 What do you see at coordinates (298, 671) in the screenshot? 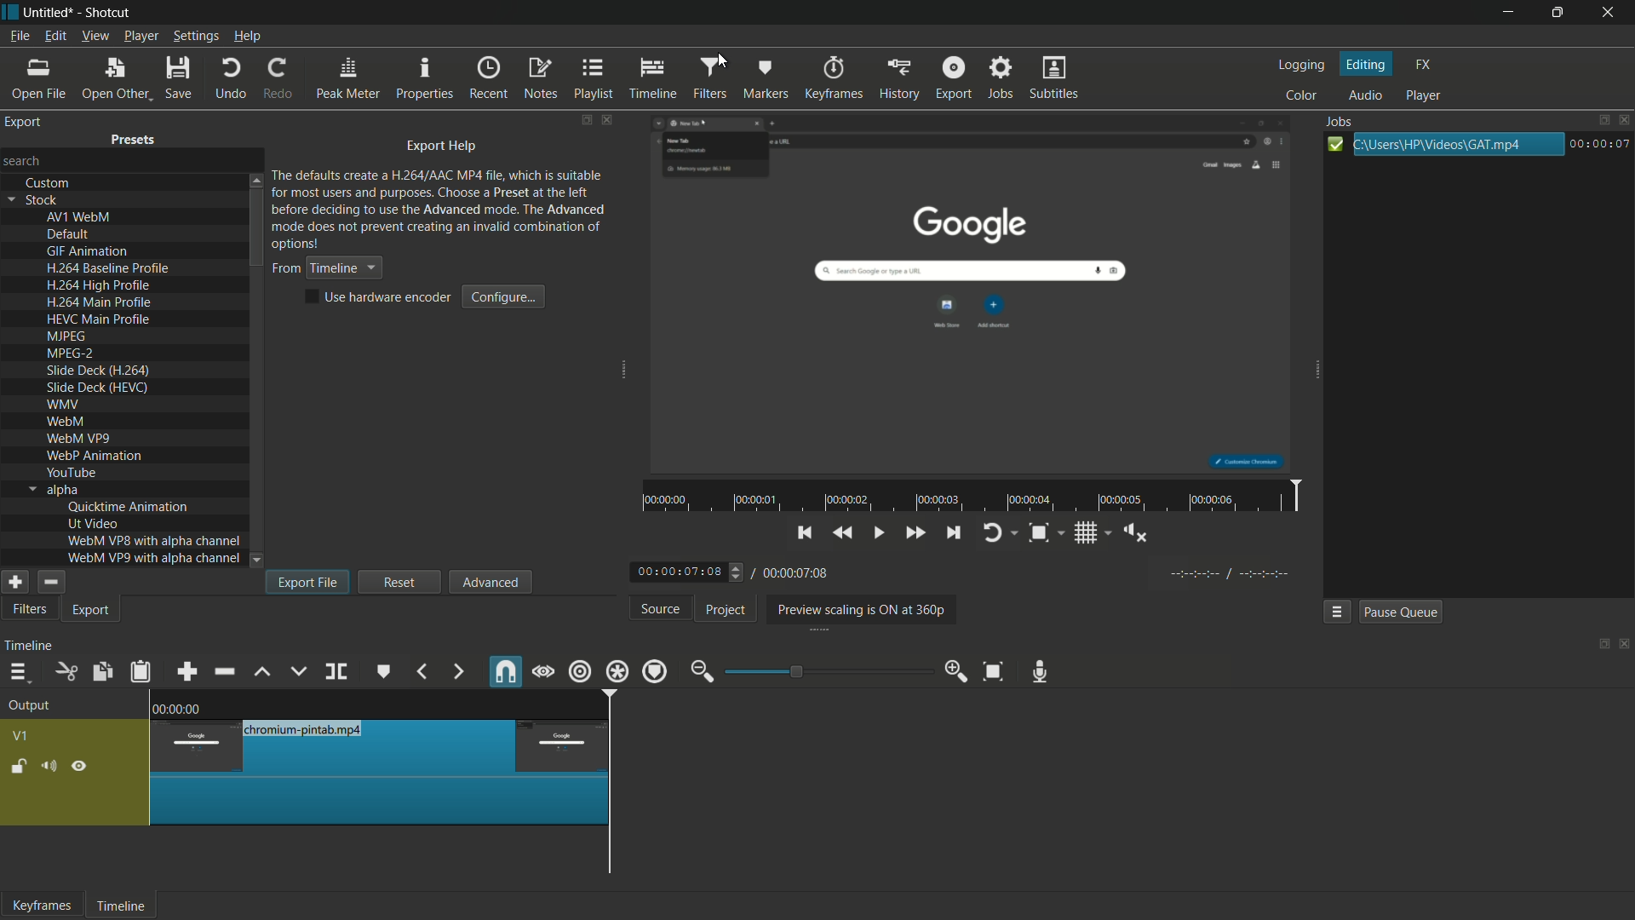
I see `overwrite` at bounding box center [298, 671].